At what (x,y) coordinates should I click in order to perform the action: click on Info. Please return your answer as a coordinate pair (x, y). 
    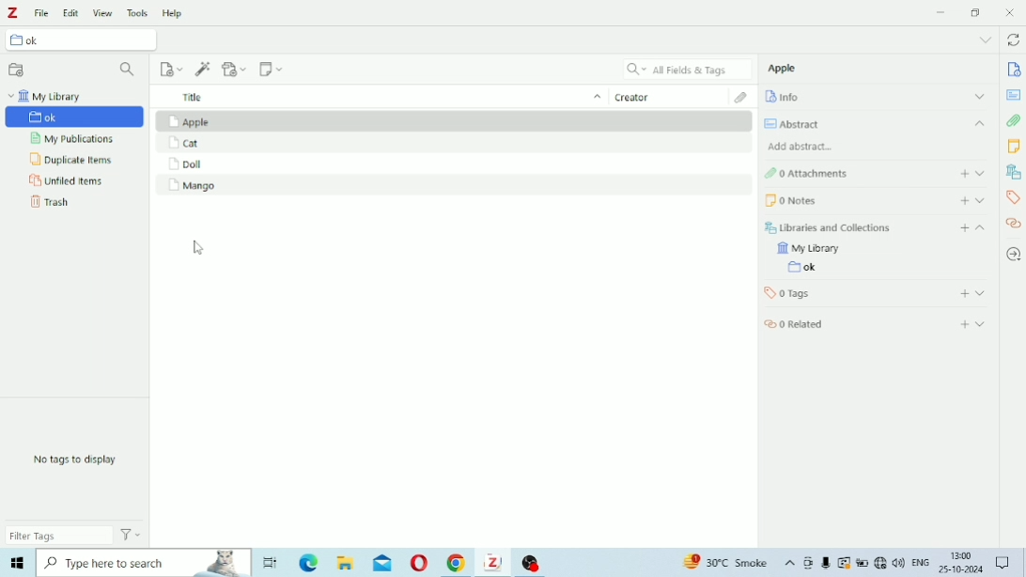
    Looking at the image, I should click on (875, 97).